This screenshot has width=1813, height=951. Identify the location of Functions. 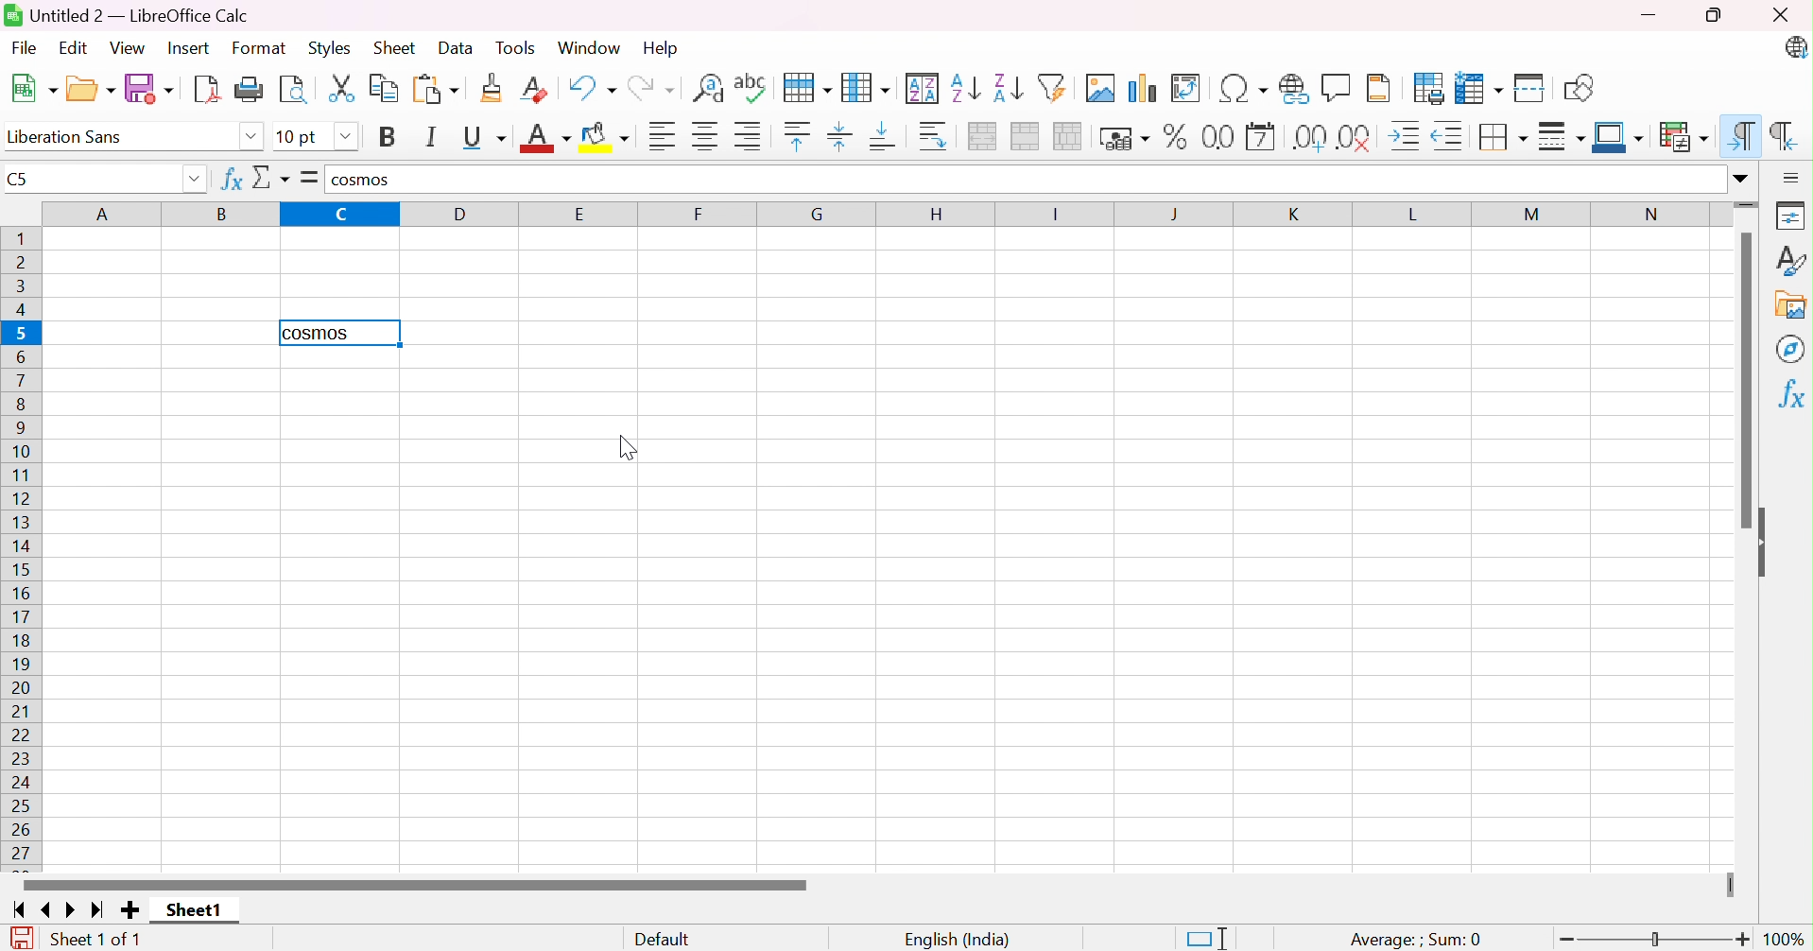
(1794, 395).